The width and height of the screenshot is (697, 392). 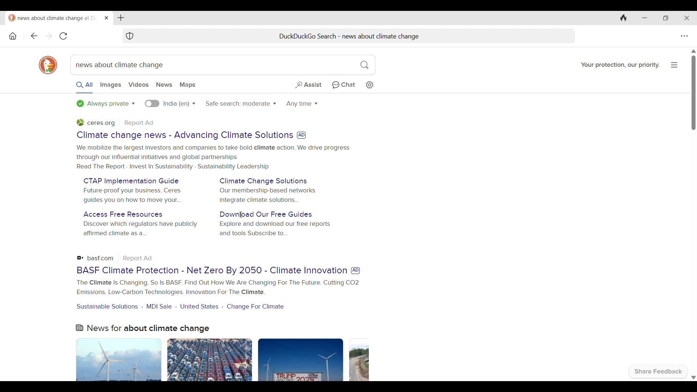 What do you see at coordinates (217, 287) in the screenshot?
I see `The climate is changing so is Basf find out how we are changing for the future cutting CO2 emissions low carbon technologies innovation for the climate` at bounding box center [217, 287].